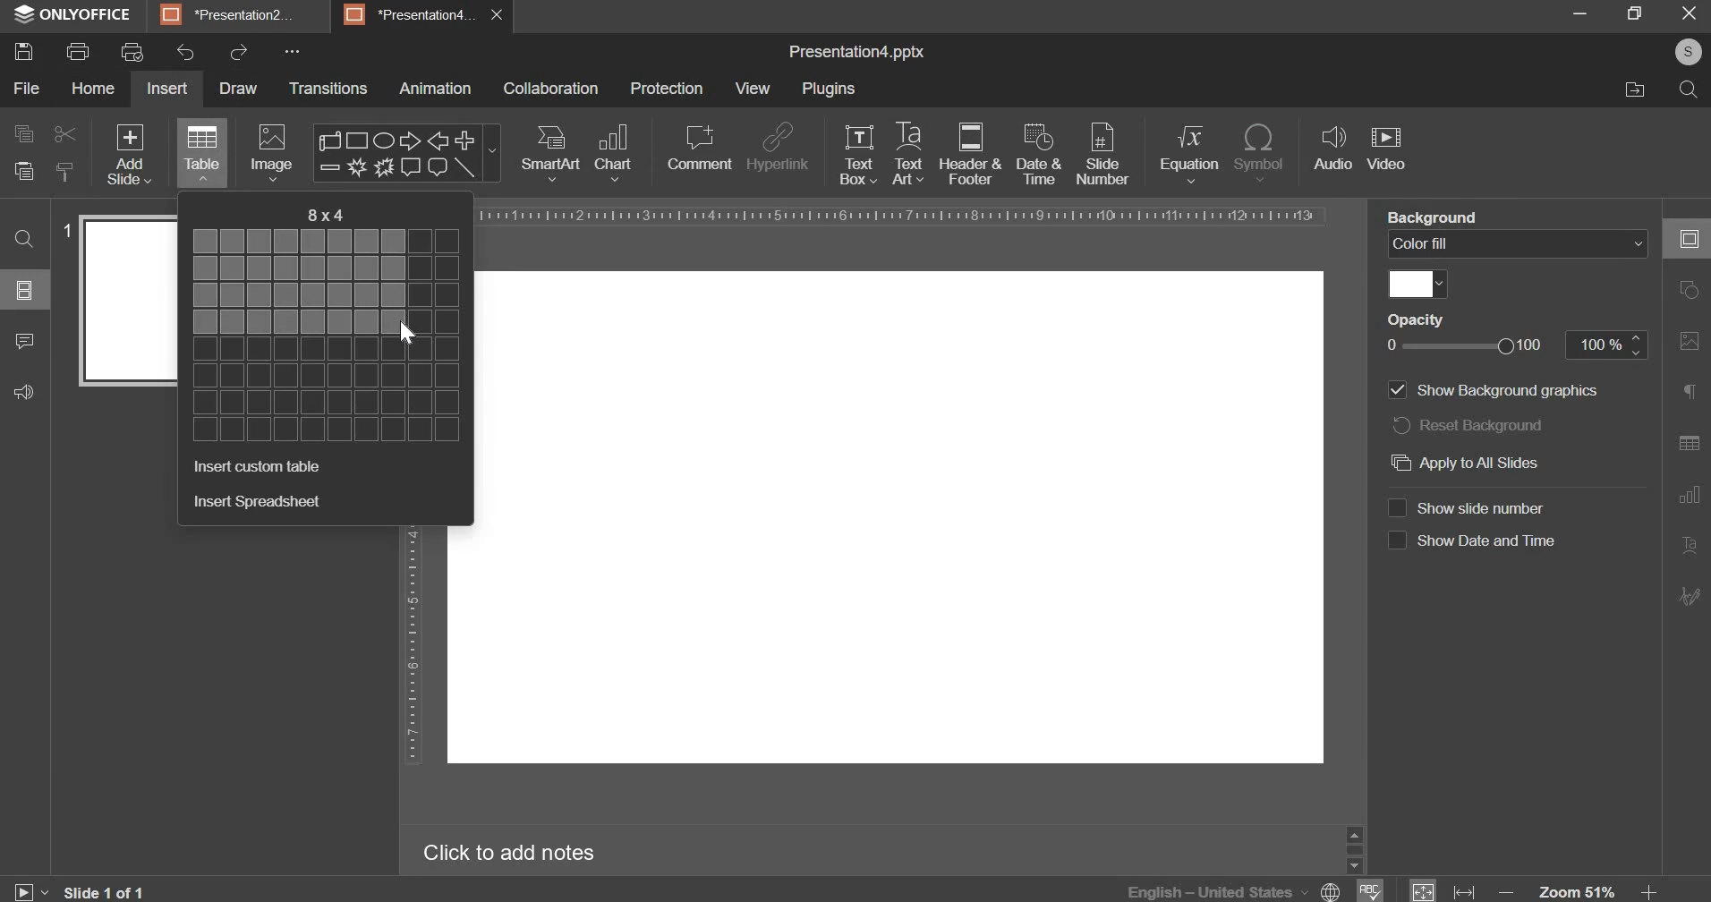 Image resolution: width=1711 pixels, height=902 pixels. Describe the element at coordinates (1420, 285) in the screenshot. I see `fill color` at that location.